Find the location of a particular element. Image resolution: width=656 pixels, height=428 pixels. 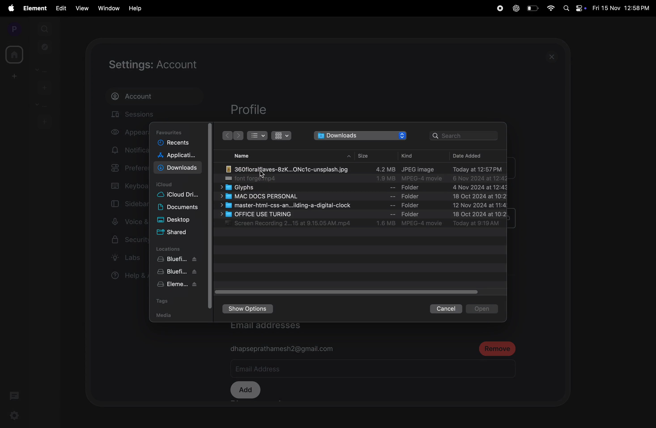

add people is located at coordinates (43, 87).